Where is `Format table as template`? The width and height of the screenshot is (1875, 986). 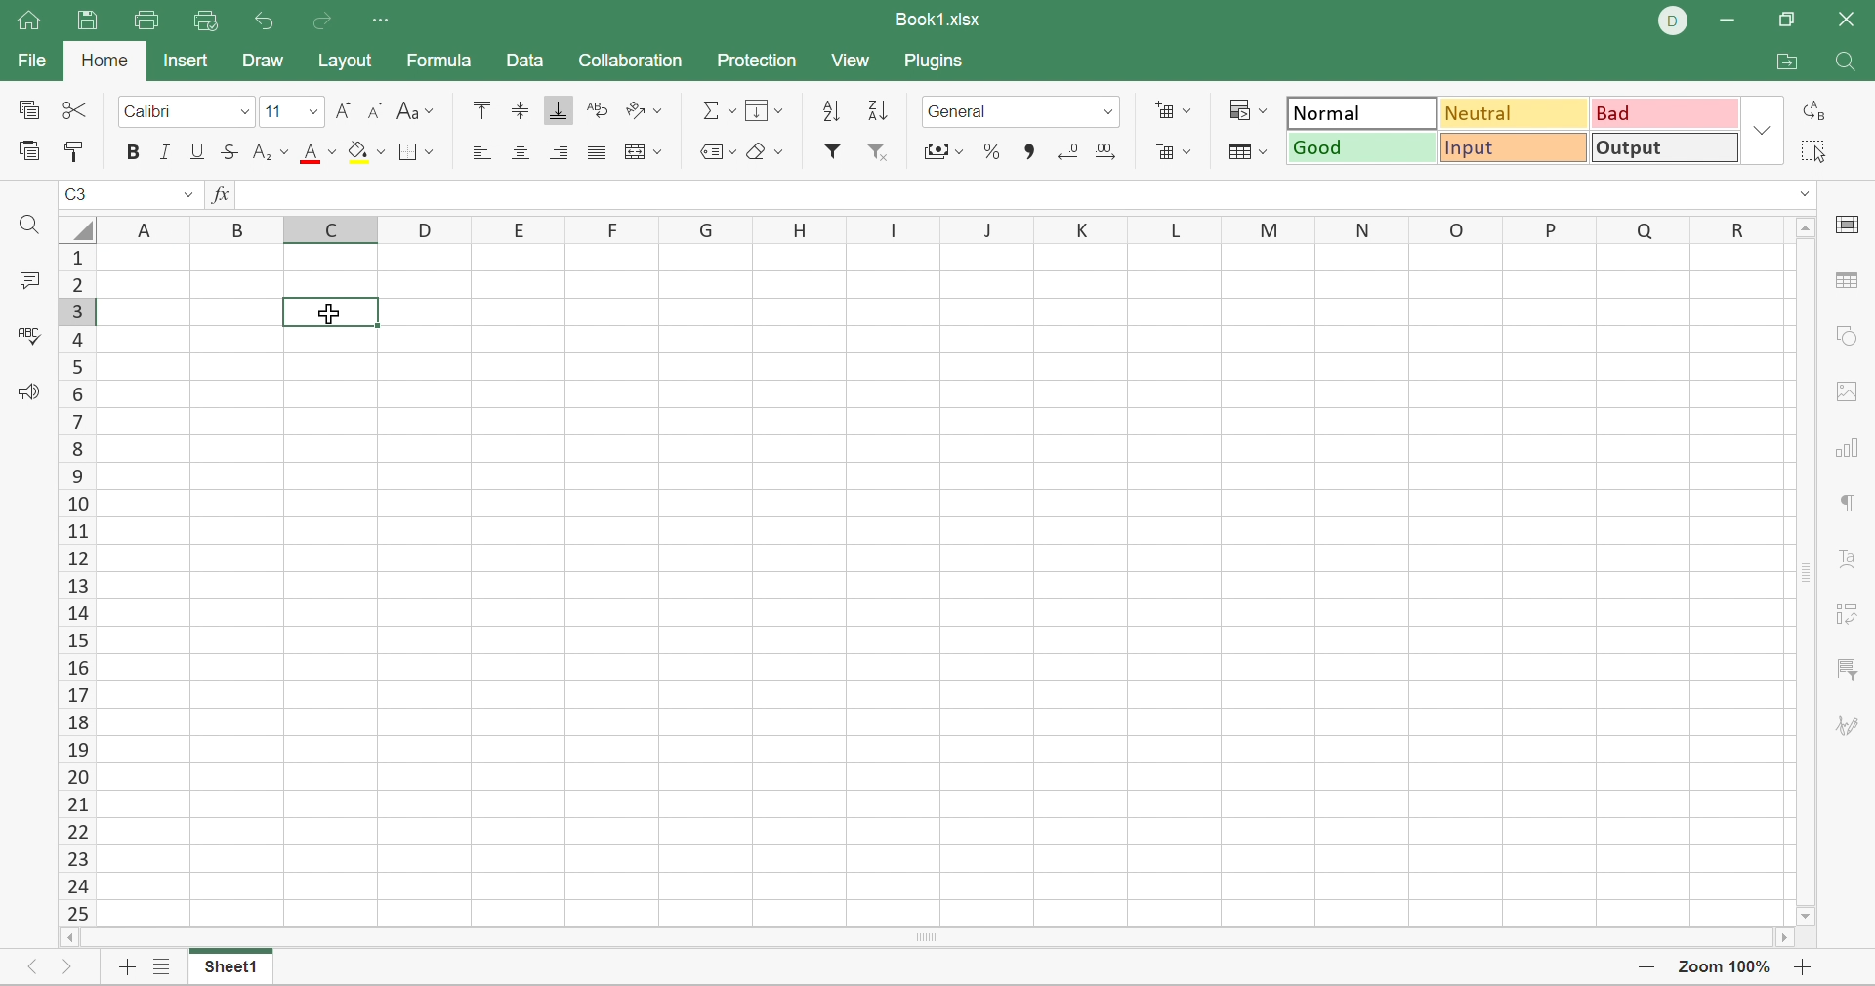
Format table as template is located at coordinates (1250, 151).